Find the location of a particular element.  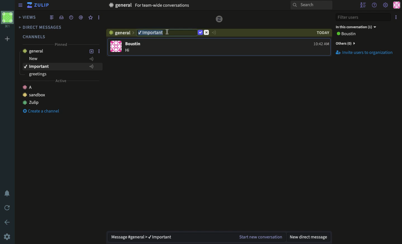

Add is located at coordinates (91, 66).